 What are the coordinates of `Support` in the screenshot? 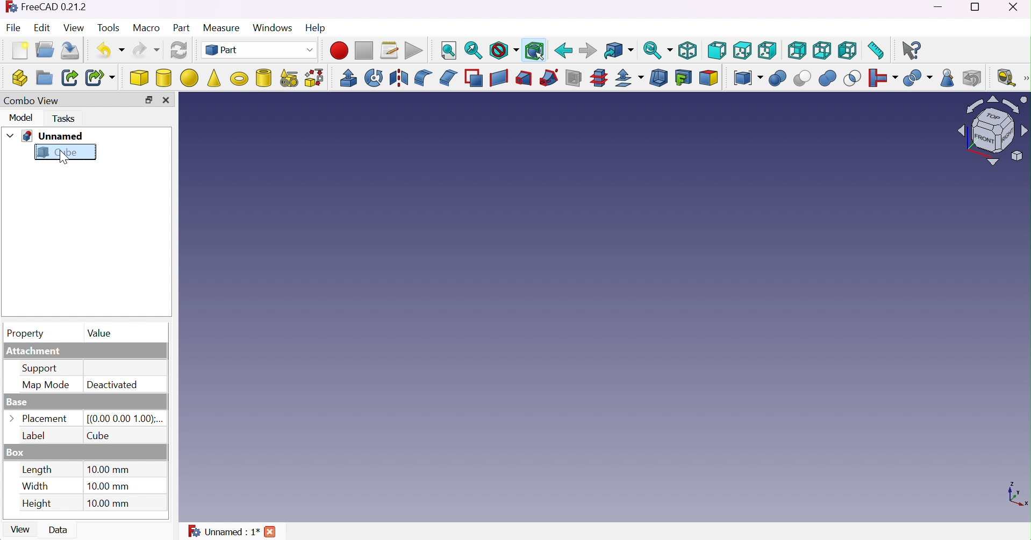 It's located at (44, 370).